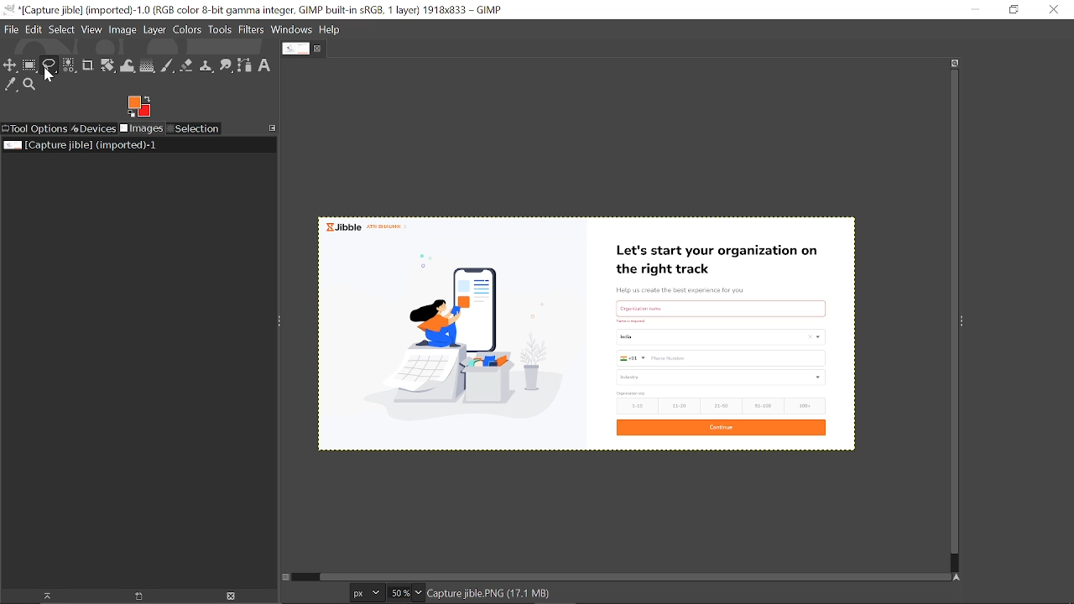  Describe the element at coordinates (193, 129) in the screenshot. I see `Selection` at that location.